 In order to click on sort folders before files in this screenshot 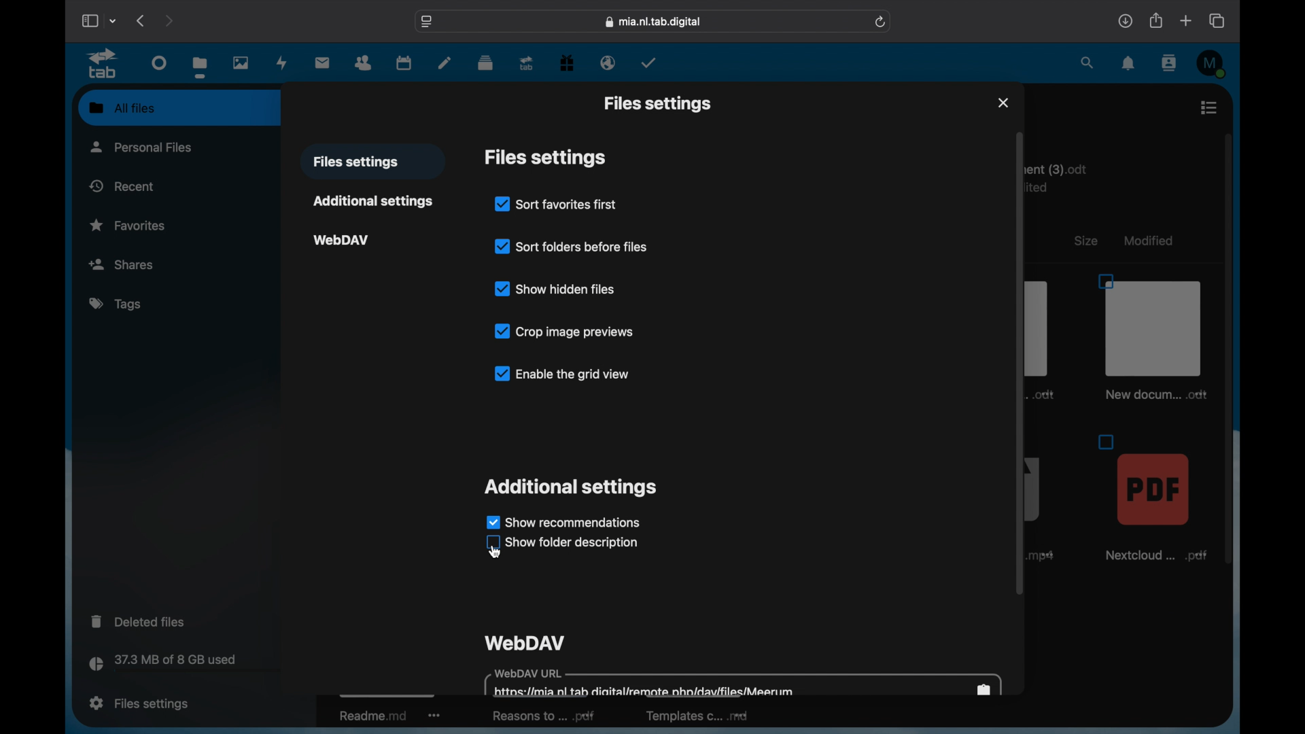, I will do `click(571, 247)`.